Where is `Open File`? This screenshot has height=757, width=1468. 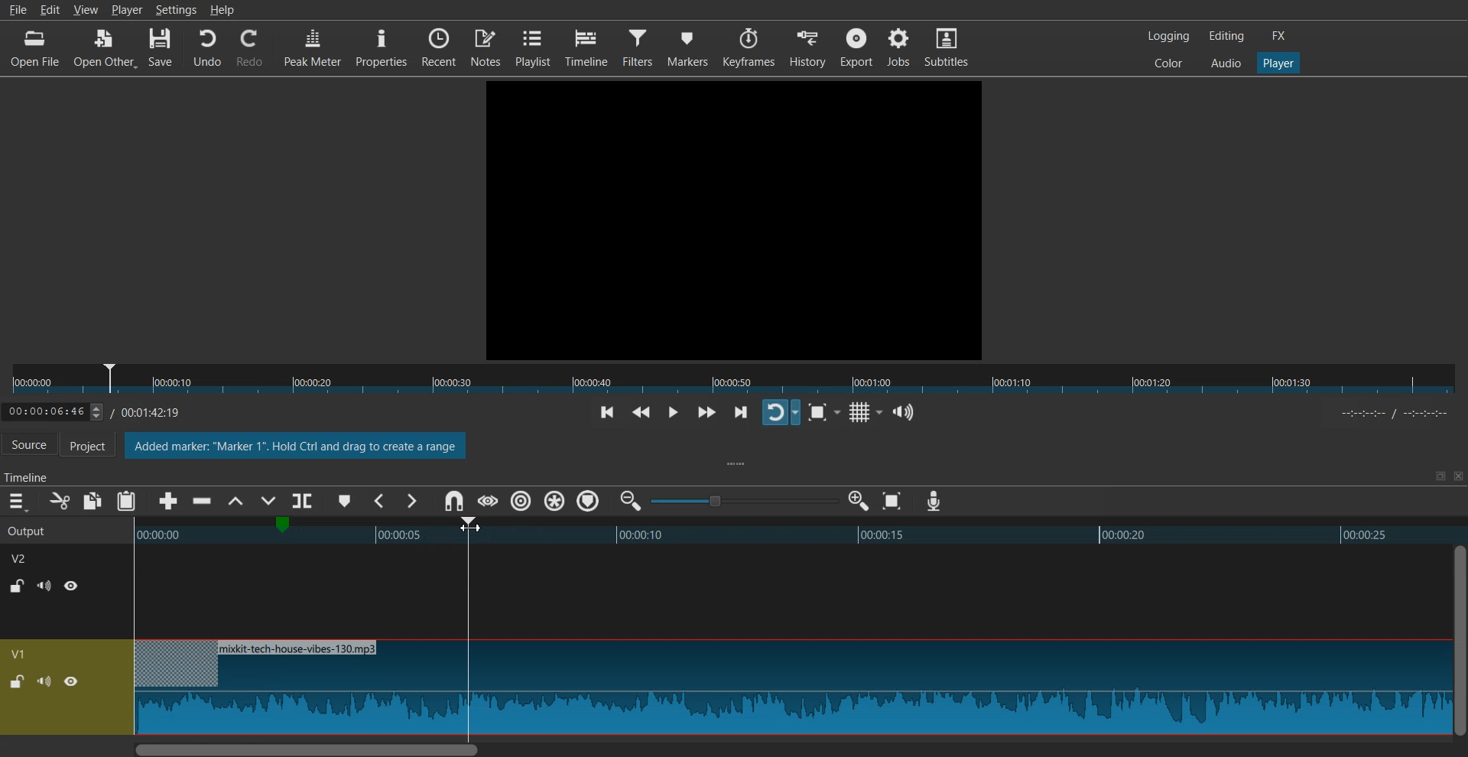
Open File is located at coordinates (37, 48).